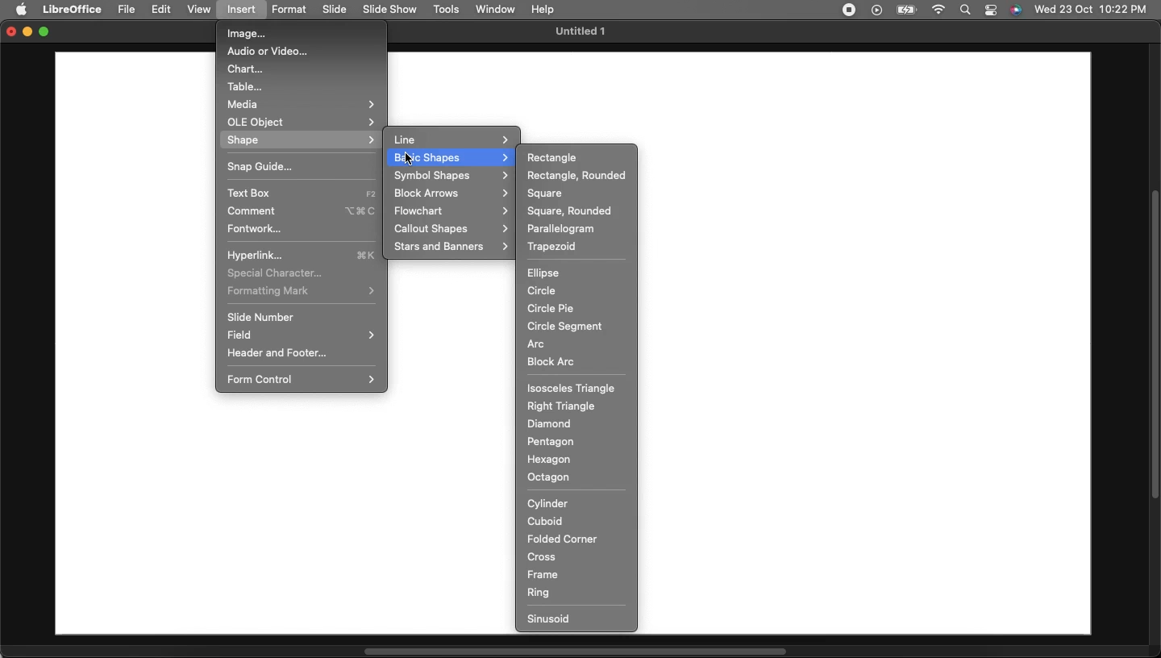  What do you see at coordinates (301, 290) in the screenshot?
I see `Formating mark` at bounding box center [301, 290].